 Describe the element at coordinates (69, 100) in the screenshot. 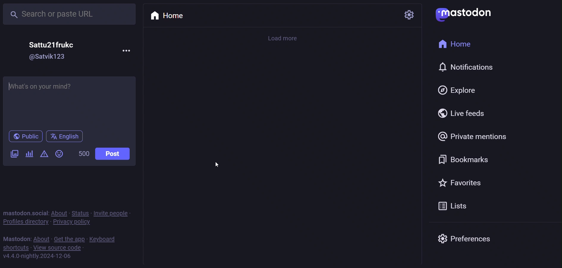

I see `write here` at that location.